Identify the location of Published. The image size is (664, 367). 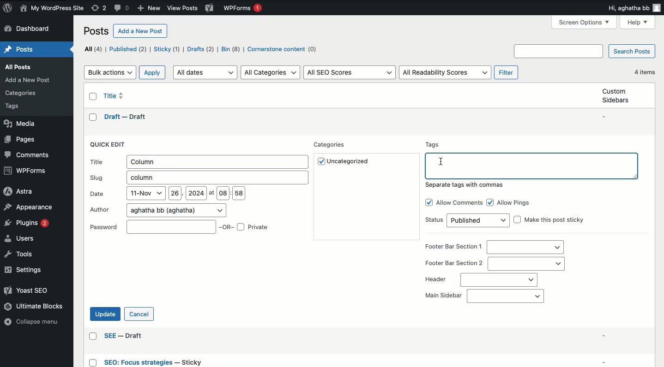
(128, 49).